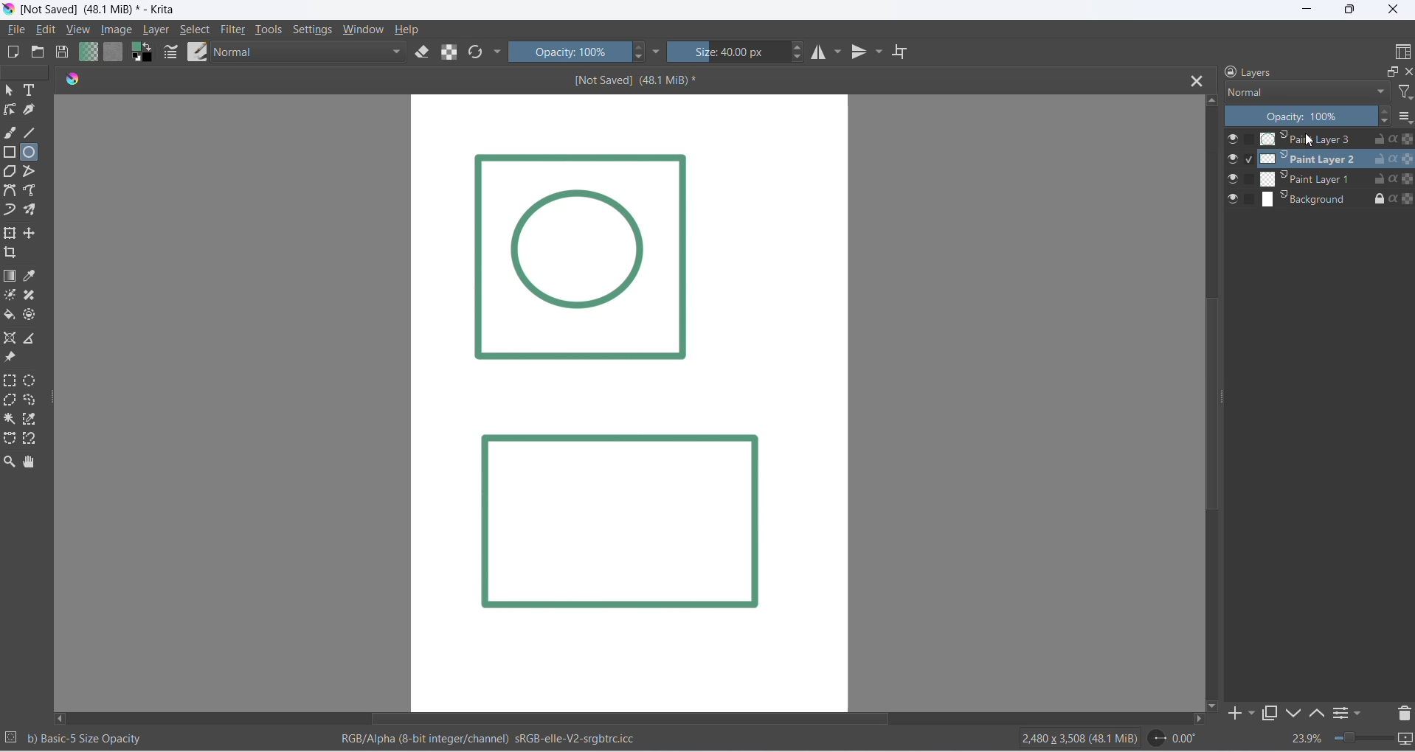  What do you see at coordinates (1213, 706) in the screenshot?
I see `move down ` at bounding box center [1213, 706].